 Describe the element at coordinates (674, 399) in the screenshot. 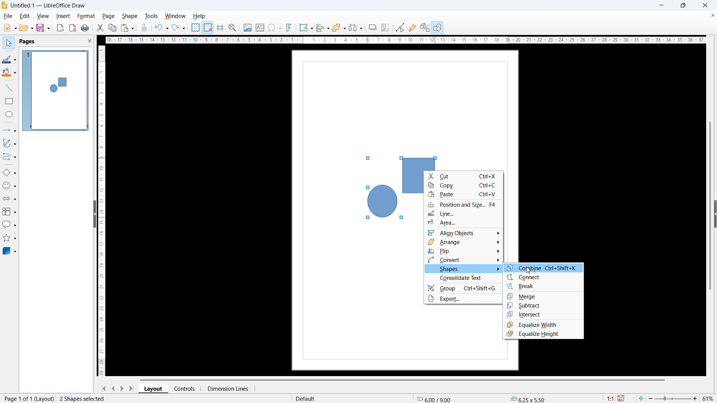

I see `zoom slider` at that location.